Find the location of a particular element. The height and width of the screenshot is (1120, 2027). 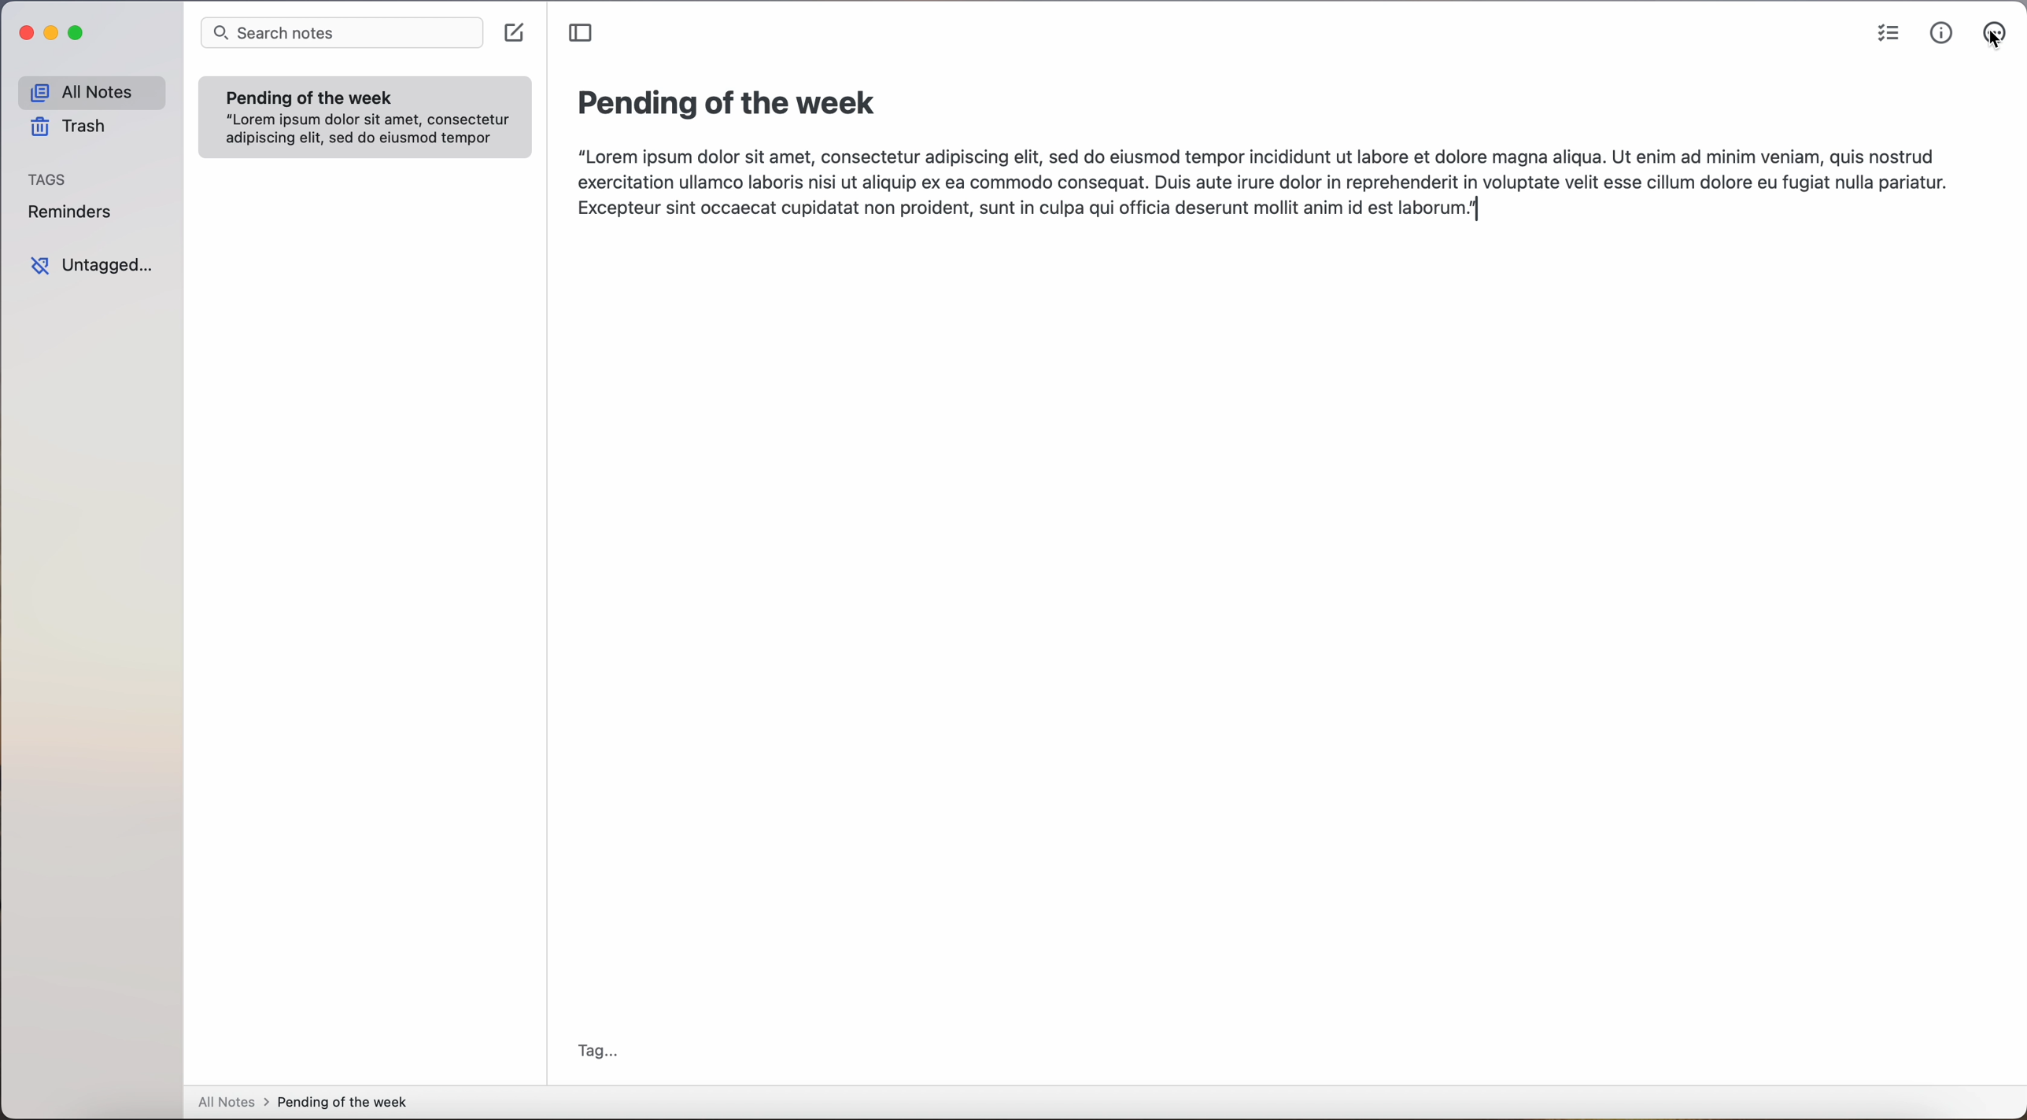

toggle sidebar is located at coordinates (582, 34).